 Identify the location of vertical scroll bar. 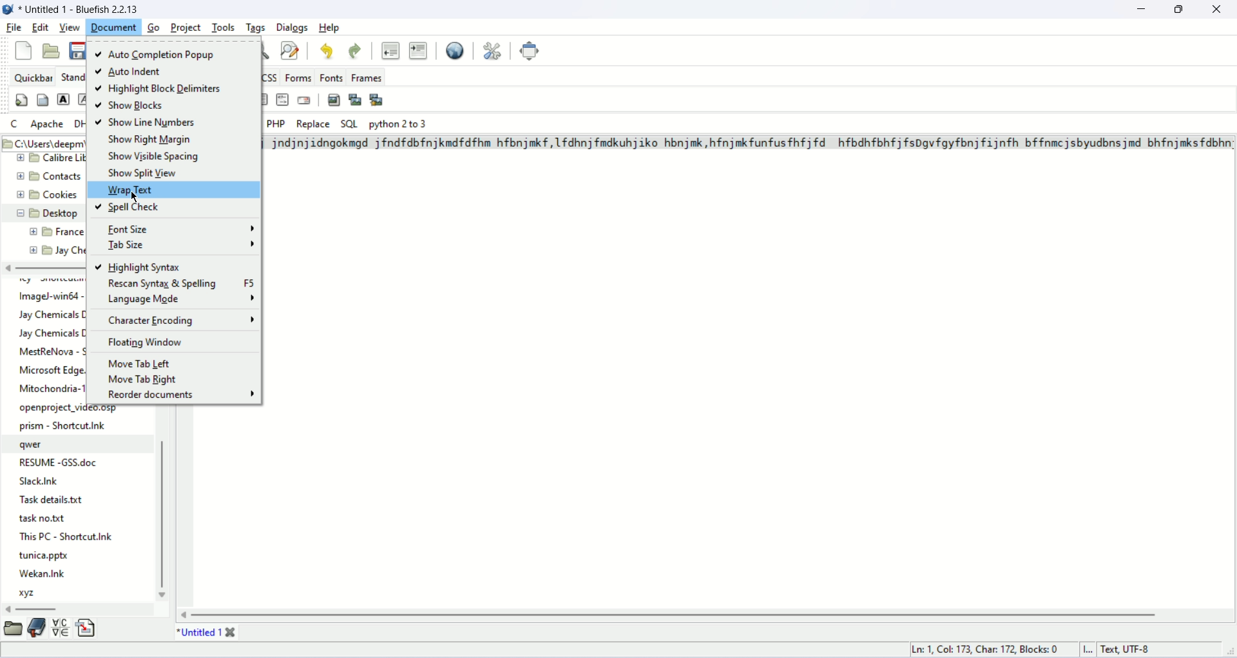
(164, 516).